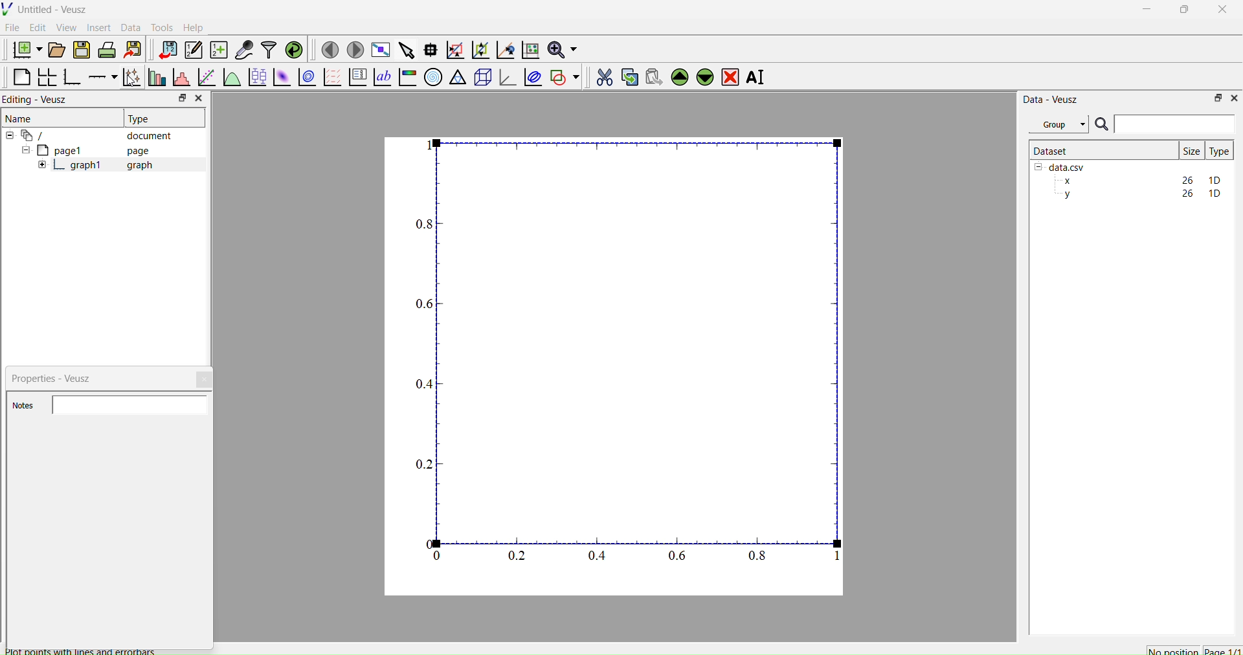 The height and width of the screenshot is (655, 1243). Describe the element at coordinates (481, 75) in the screenshot. I see `3d scene` at that location.